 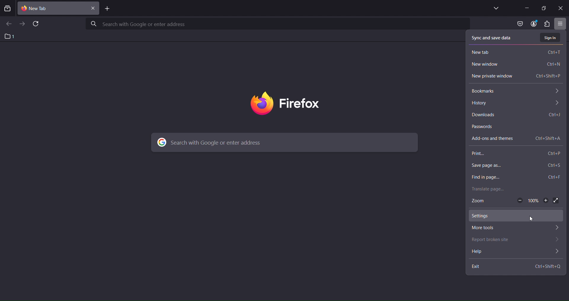 What do you see at coordinates (94, 7) in the screenshot?
I see `close tab` at bounding box center [94, 7].